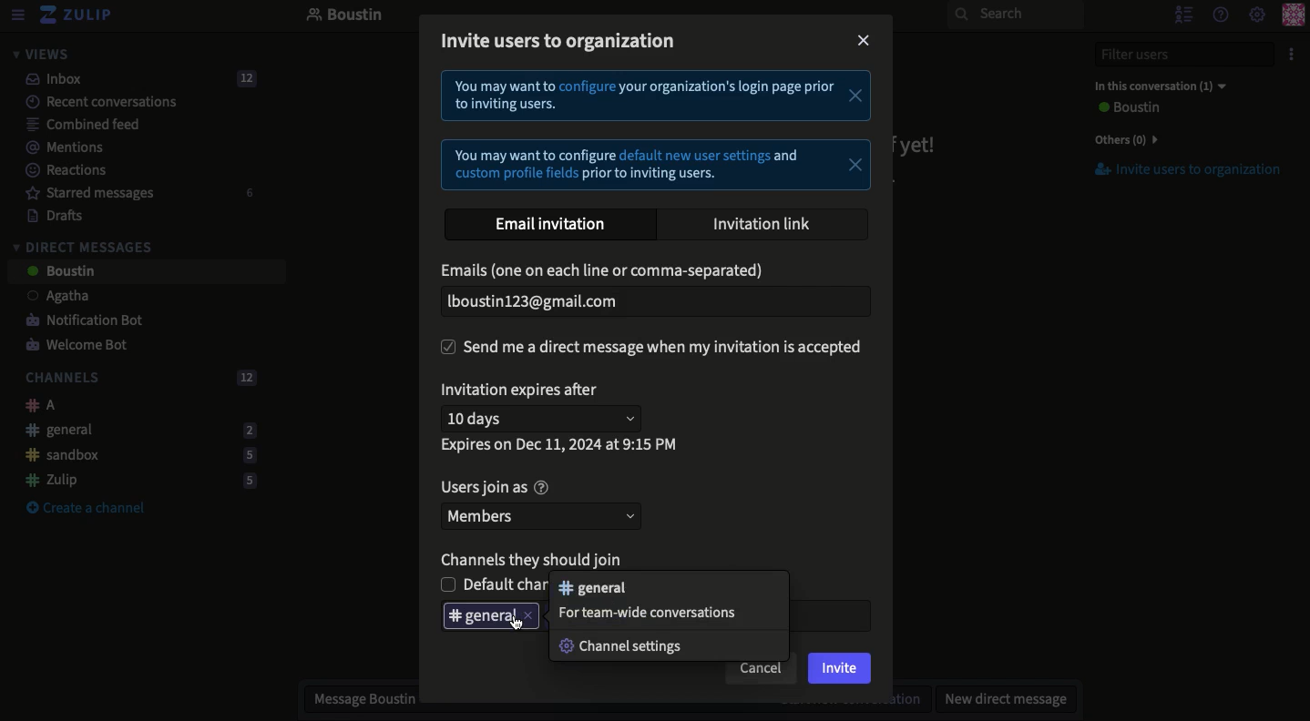 This screenshot has width=1310, height=721. Describe the element at coordinates (136, 429) in the screenshot. I see `General ` at that location.